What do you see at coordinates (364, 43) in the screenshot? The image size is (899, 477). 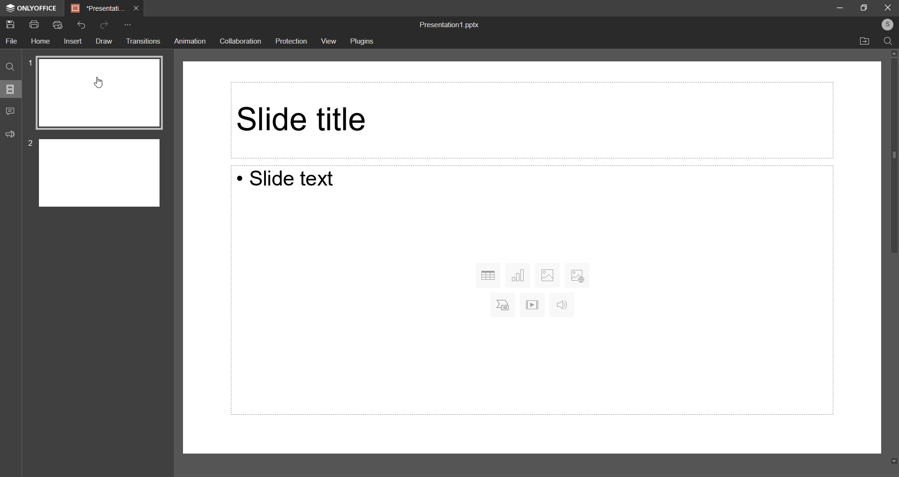 I see `Plugins` at bounding box center [364, 43].